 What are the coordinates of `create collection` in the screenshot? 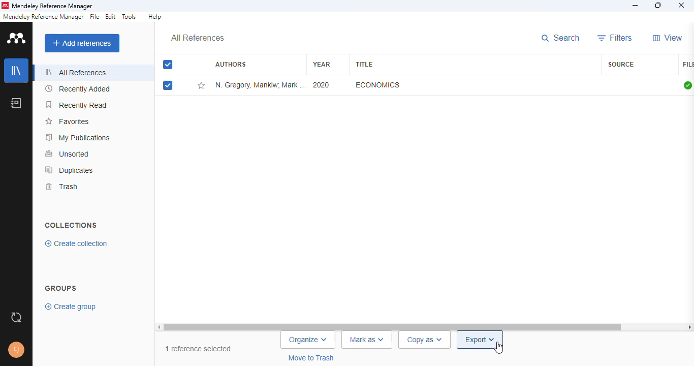 It's located at (77, 243).